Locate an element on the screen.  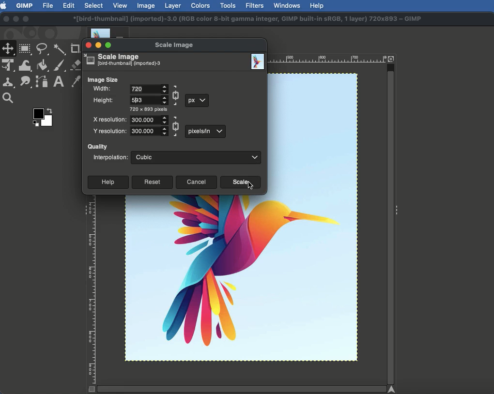
Help is located at coordinates (107, 182).